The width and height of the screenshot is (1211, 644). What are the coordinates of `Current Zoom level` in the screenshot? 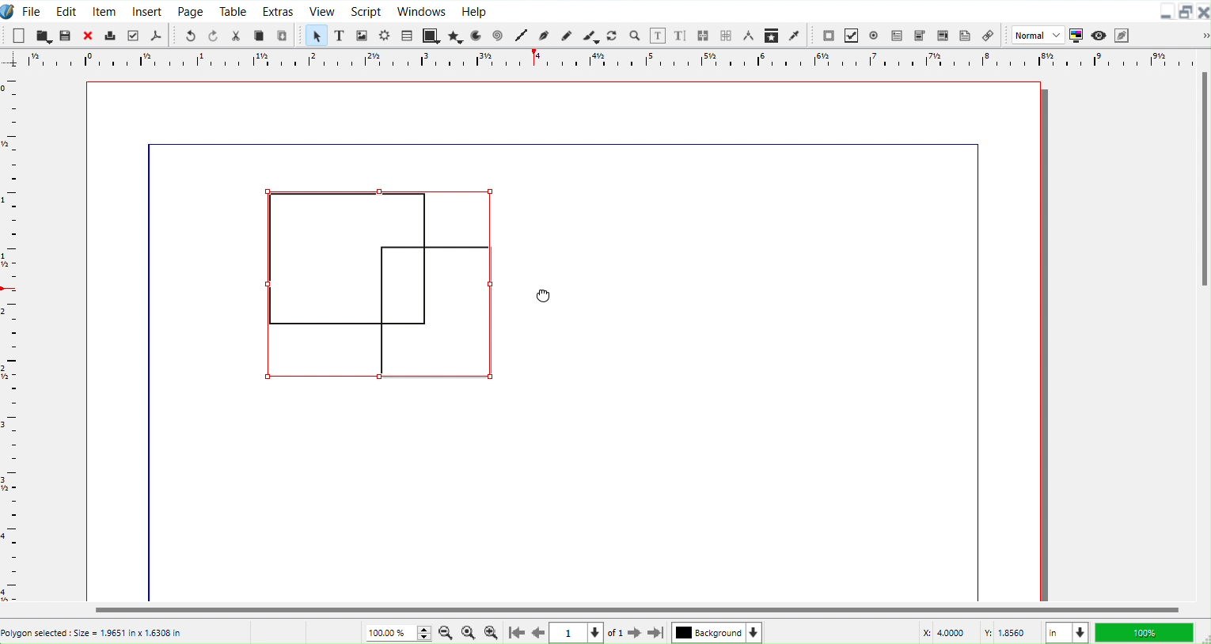 It's located at (396, 631).